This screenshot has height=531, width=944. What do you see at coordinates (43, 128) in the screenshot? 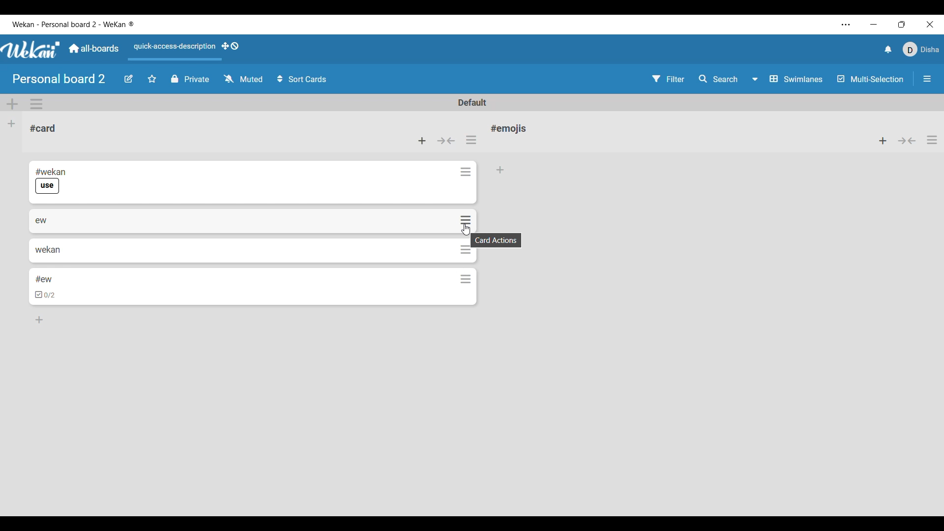
I see `Card name` at bounding box center [43, 128].